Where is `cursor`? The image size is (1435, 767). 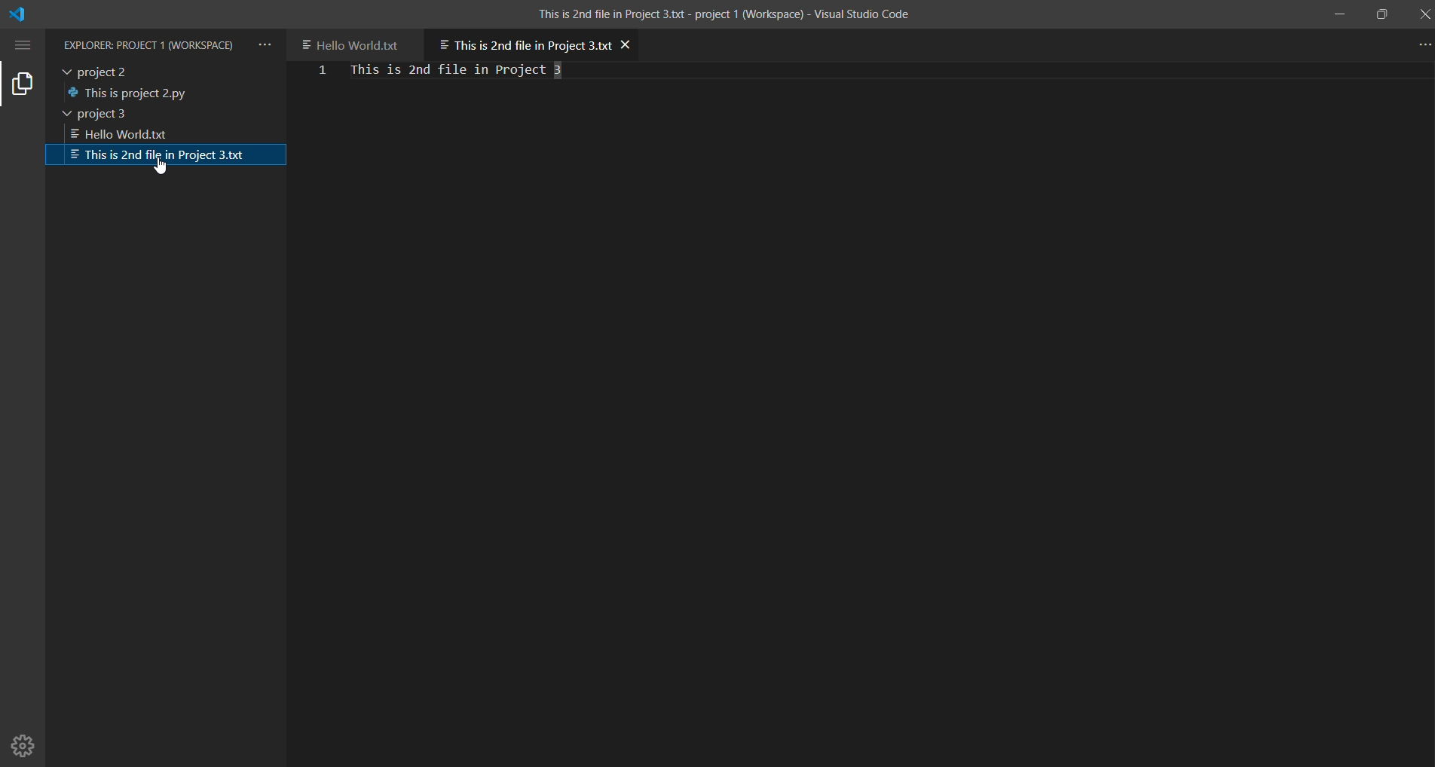 cursor is located at coordinates (162, 166).